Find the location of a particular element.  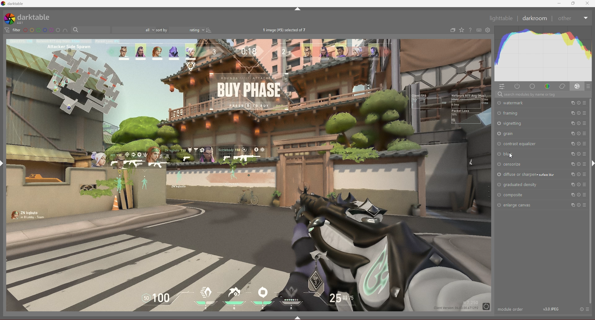

multiple instances action is located at coordinates (571, 184).